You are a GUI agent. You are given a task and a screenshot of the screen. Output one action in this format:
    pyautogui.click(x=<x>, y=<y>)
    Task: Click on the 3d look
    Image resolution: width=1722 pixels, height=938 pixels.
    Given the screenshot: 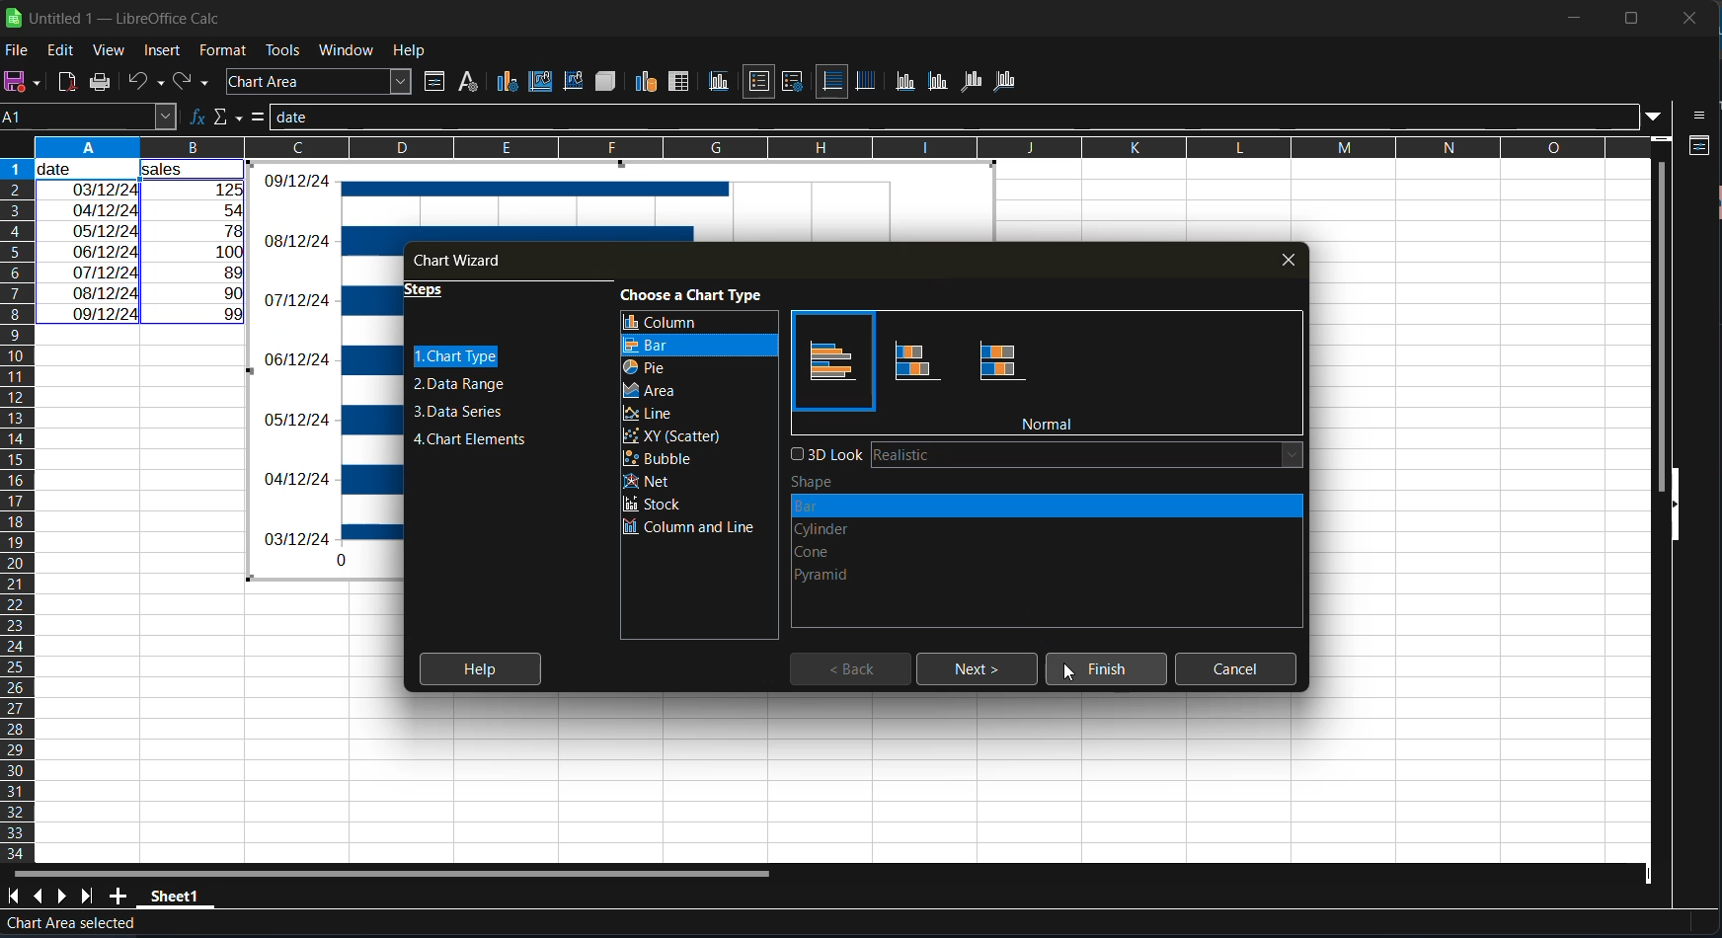 What is the action you would take?
    pyautogui.click(x=1049, y=453)
    